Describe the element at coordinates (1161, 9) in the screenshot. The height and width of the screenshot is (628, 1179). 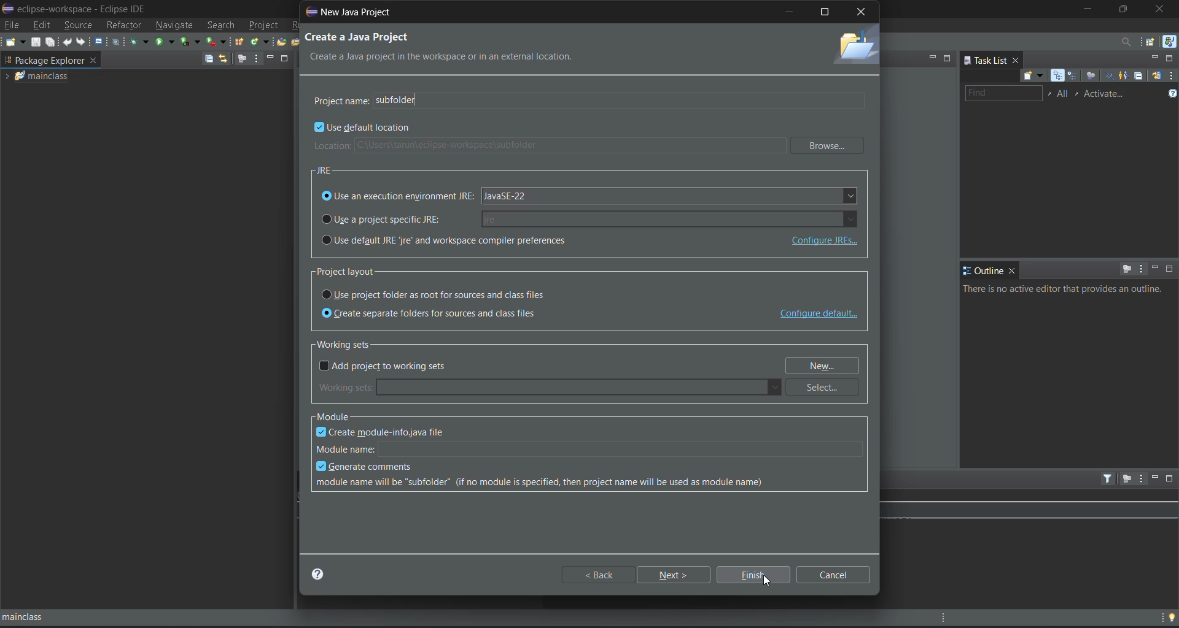
I see `close` at that location.